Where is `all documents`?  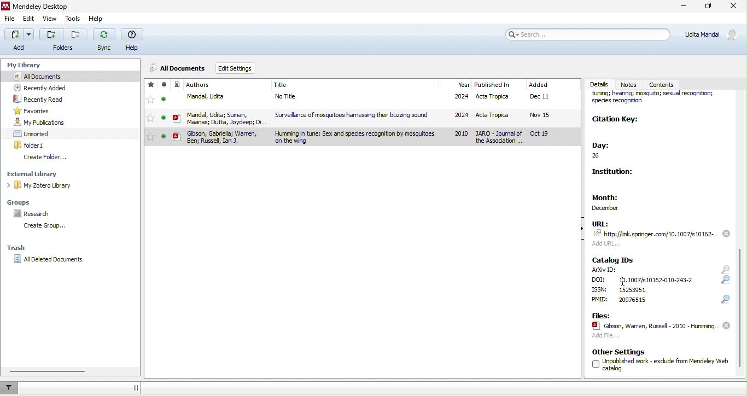 all documents is located at coordinates (178, 67).